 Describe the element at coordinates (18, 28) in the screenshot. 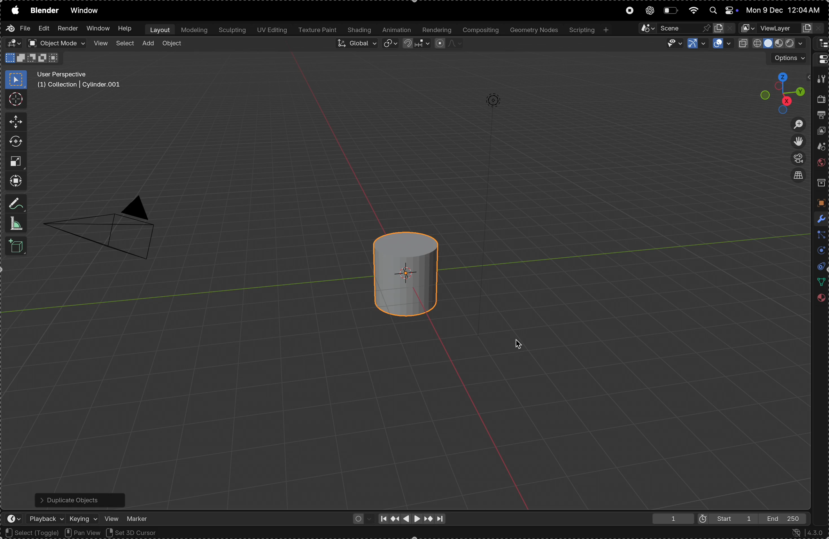

I see `file` at that location.